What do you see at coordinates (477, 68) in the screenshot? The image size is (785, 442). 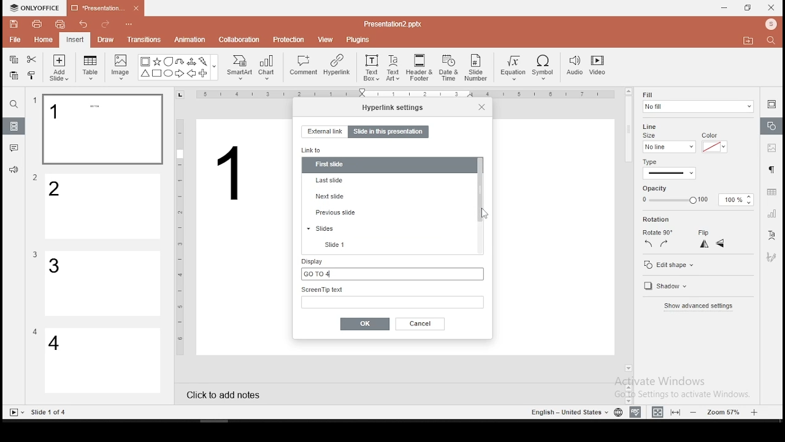 I see `slide number` at bounding box center [477, 68].